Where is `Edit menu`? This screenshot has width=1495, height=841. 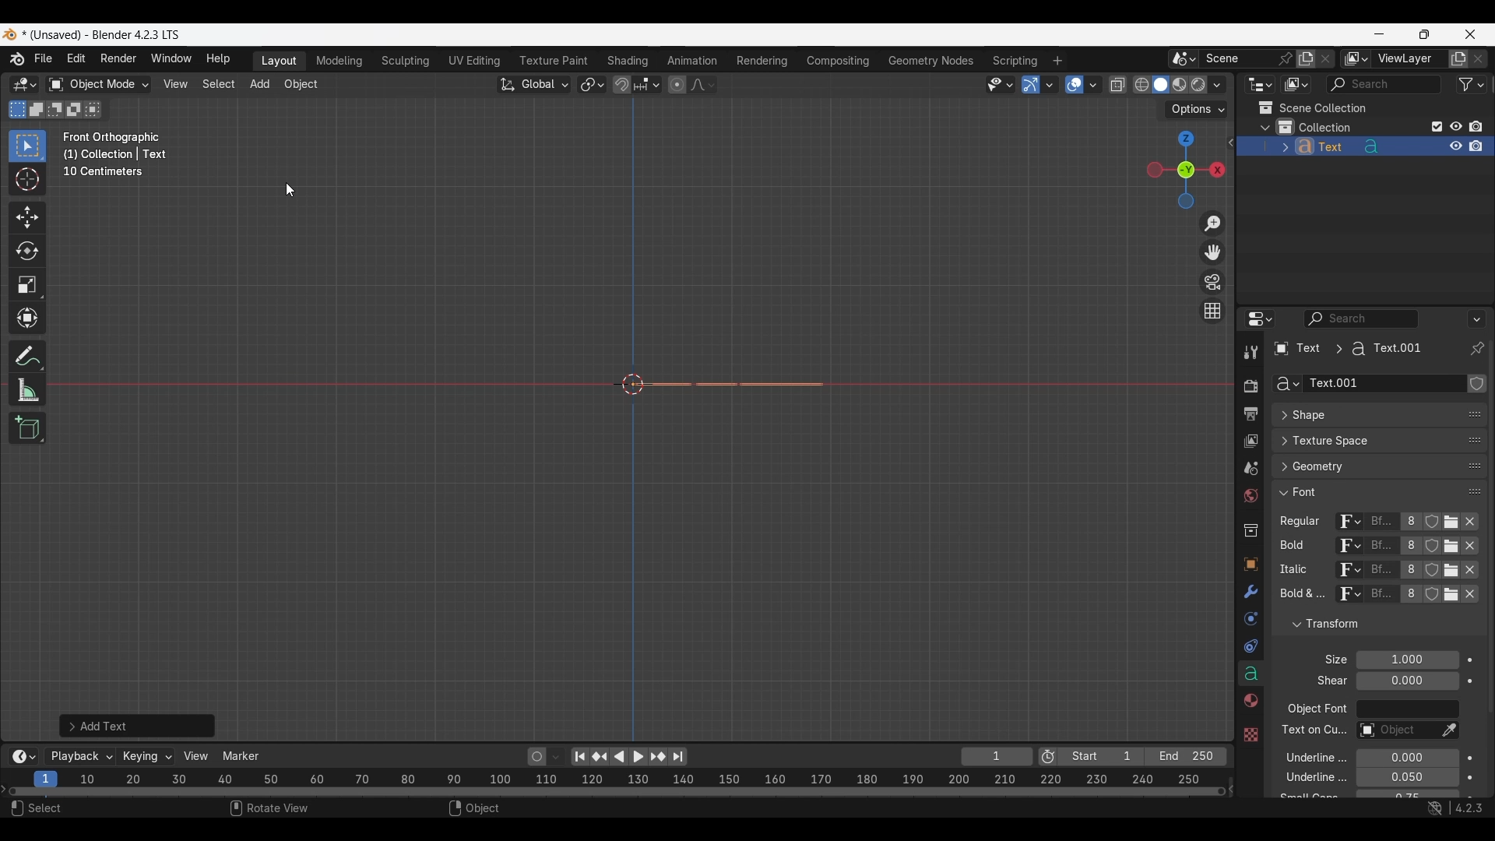 Edit menu is located at coordinates (76, 59).